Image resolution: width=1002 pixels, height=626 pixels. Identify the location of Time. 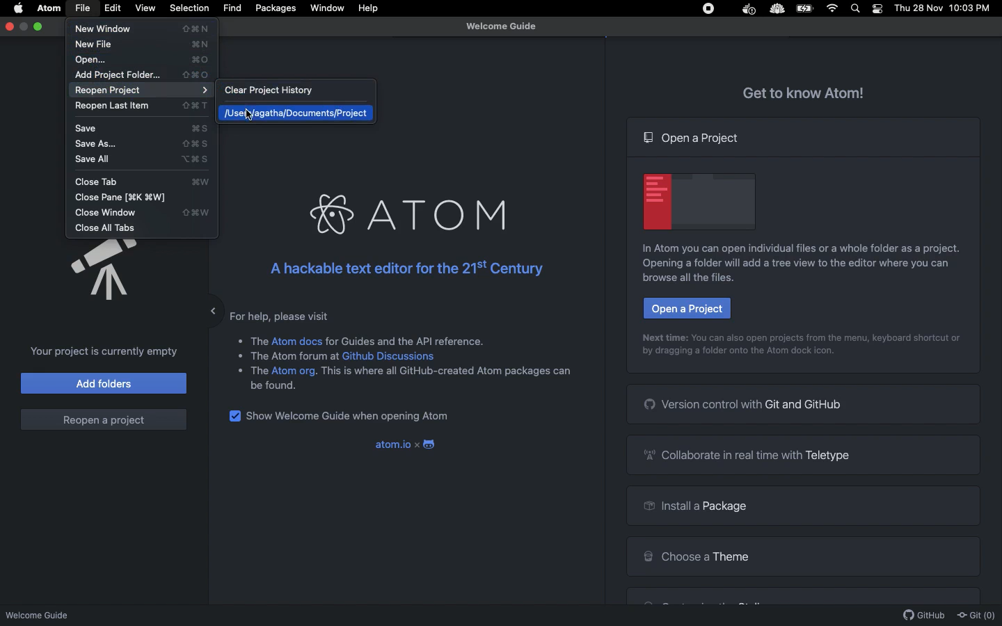
(973, 9).